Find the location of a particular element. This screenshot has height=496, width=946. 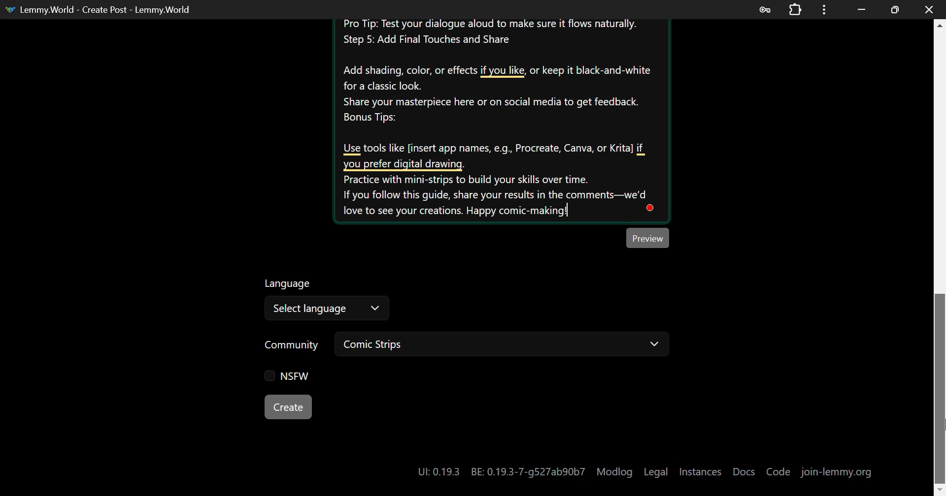

Password Data Saved is located at coordinates (766, 9).